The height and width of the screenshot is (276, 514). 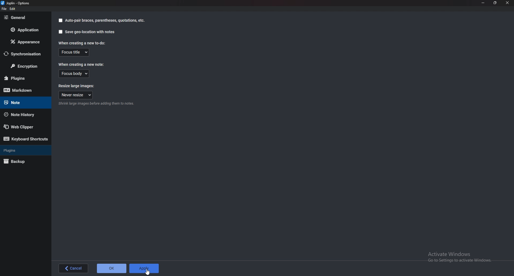 I want to click on Keyboard shortcuts, so click(x=25, y=139).